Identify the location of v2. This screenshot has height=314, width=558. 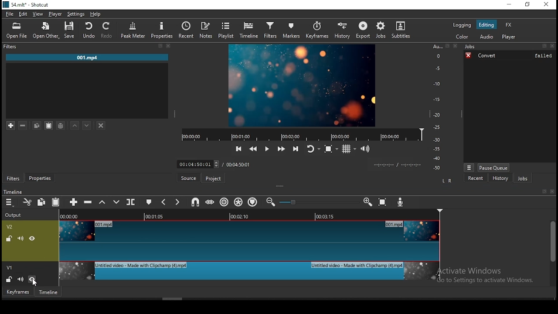
(10, 227).